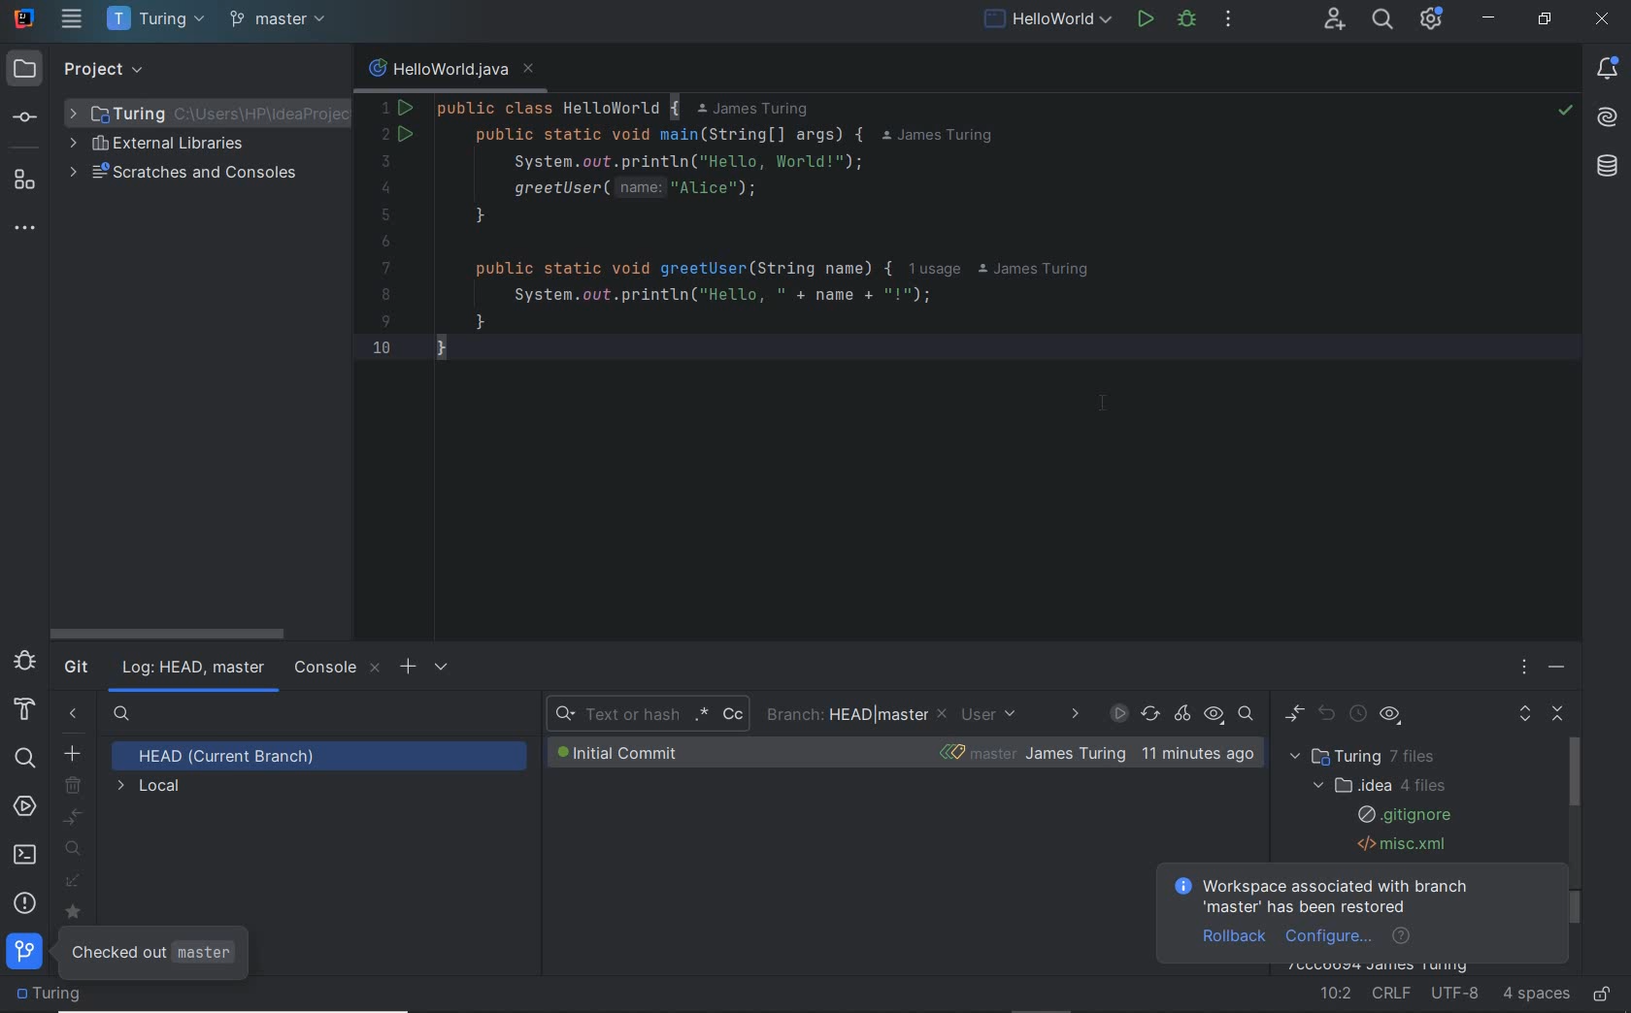 Image resolution: width=1631 pixels, height=1013 pixels. I want to click on commit, so click(28, 118).